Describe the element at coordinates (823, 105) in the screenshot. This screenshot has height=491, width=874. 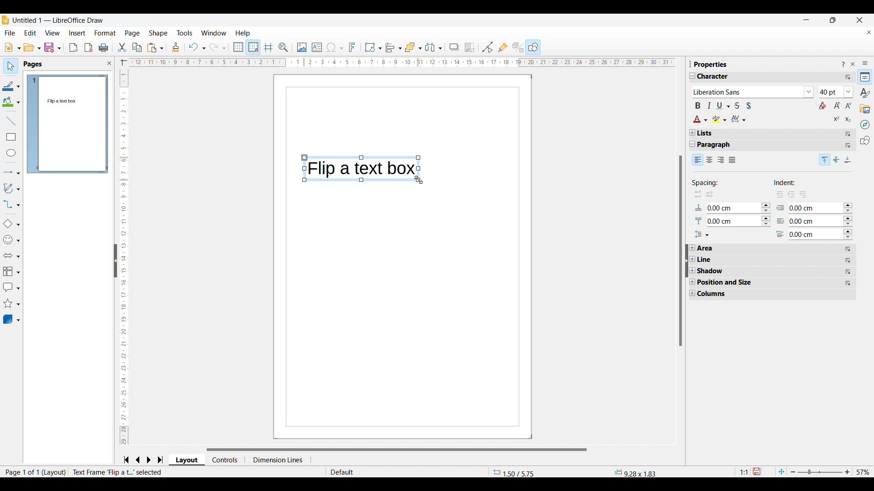
I see `Clear direct formating ` at that location.